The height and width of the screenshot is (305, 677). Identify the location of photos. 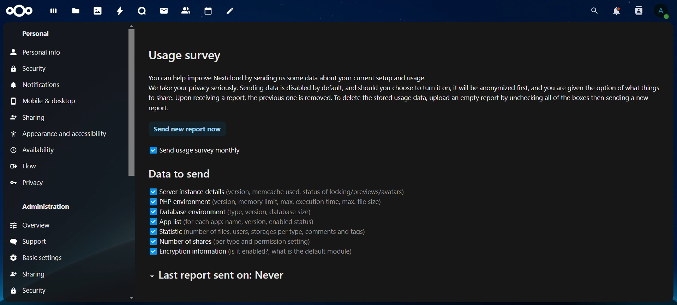
(97, 12).